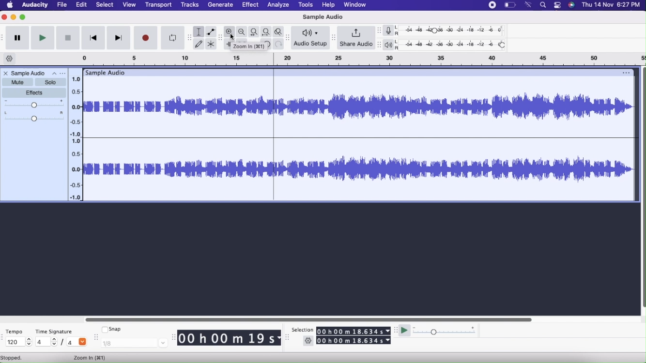 This screenshot has width=646, height=363. What do you see at coordinates (93, 38) in the screenshot?
I see `Skip to start` at bounding box center [93, 38].